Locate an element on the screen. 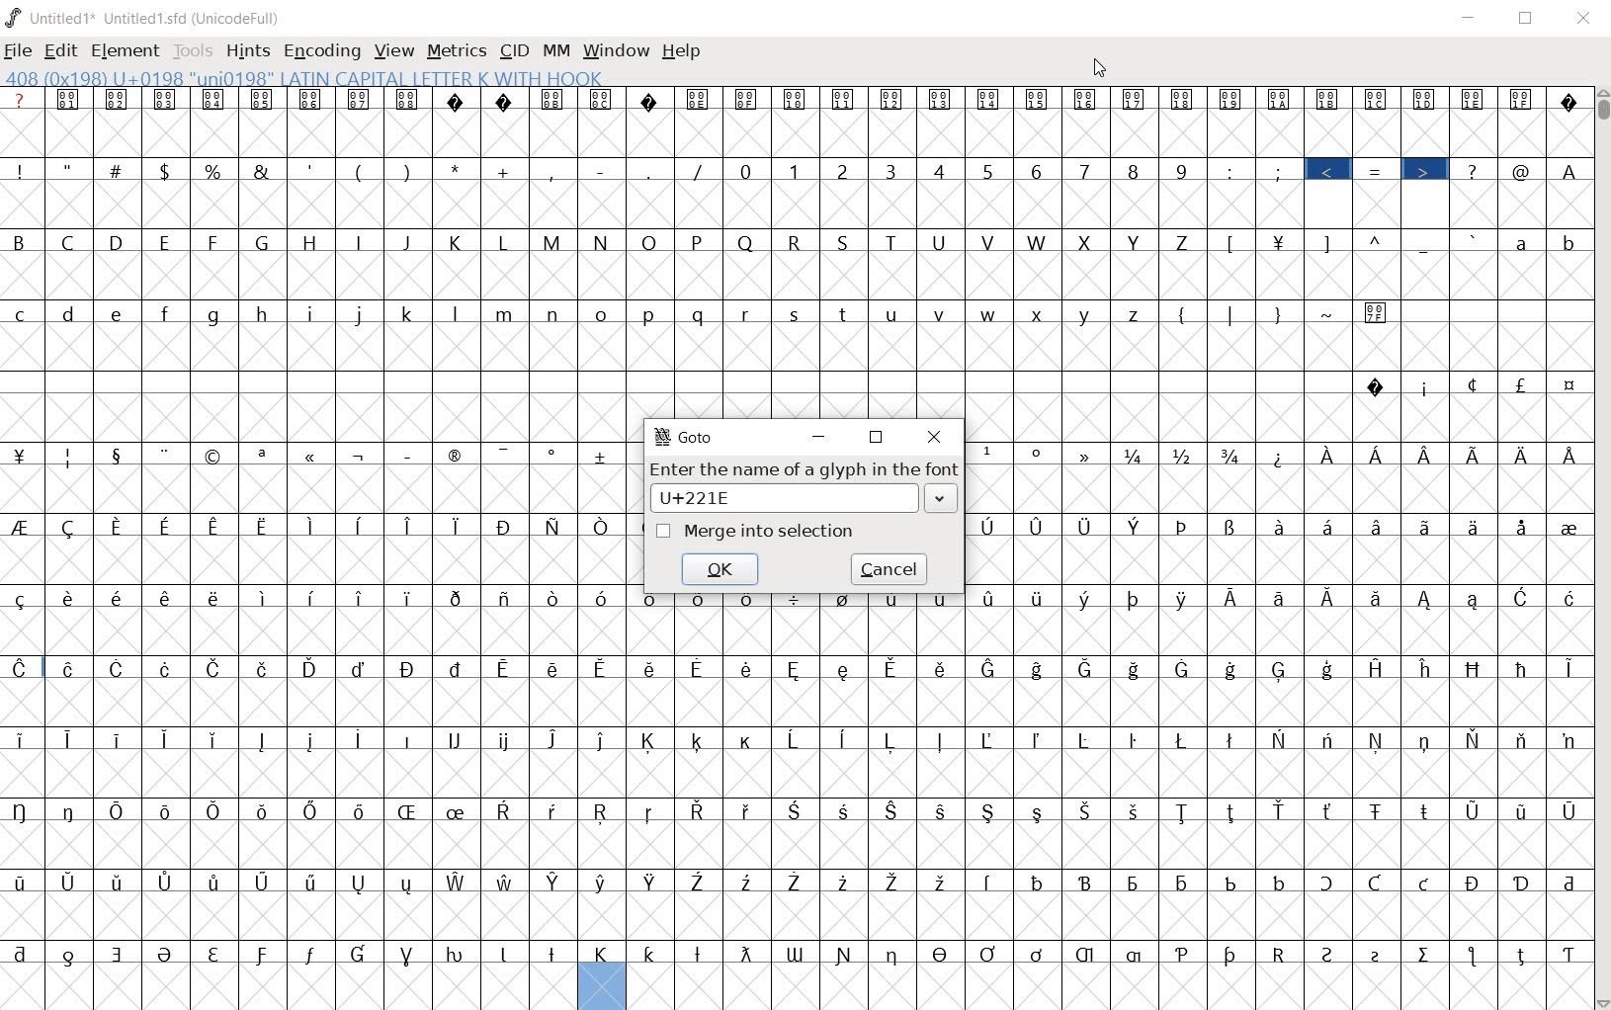 This screenshot has height=1010, width=1611. empty glyph slots is located at coordinates (796, 846).